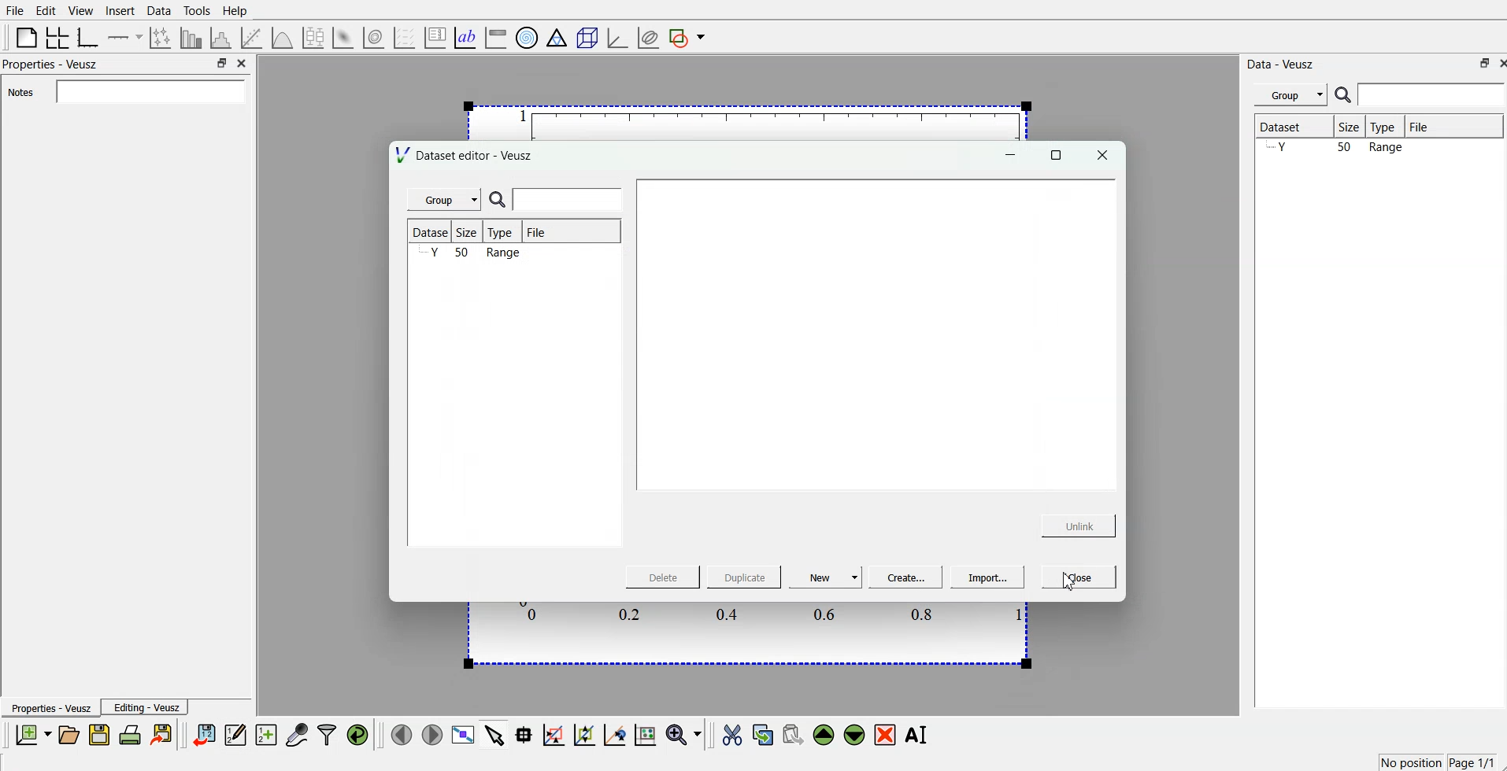 The width and height of the screenshot is (1507, 771). What do you see at coordinates (192, 36) in the screenshot?
I see `bar chart` at bounding box center [192, 36].